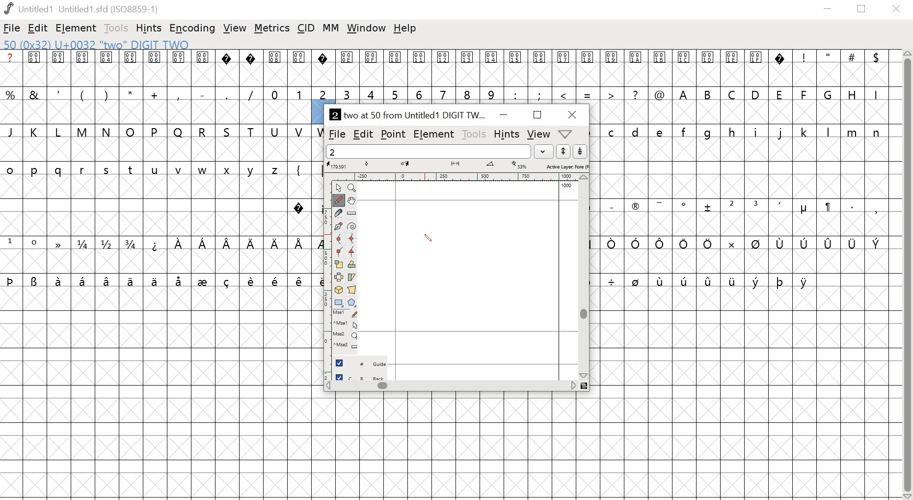 The image size is (913, 500). What do you see at coordinates (348, 314) in the screenshot?
I see `mouse left button` at bounding box center [348, 314].